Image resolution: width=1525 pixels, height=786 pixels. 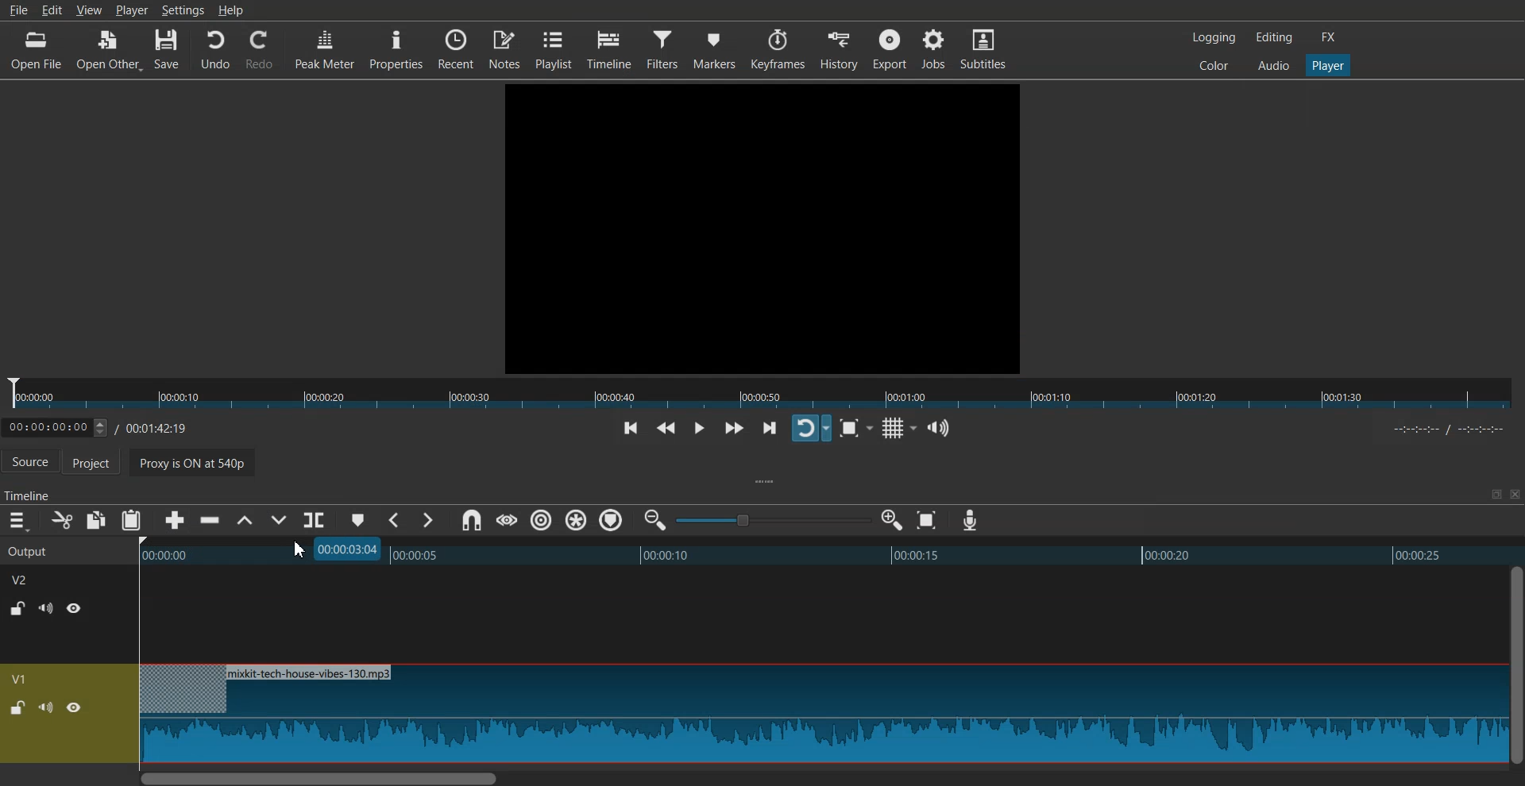 What do you see at coordinates (969, 521) in the screenshot?
I see `Record audio` at bounding box center [969, 521].